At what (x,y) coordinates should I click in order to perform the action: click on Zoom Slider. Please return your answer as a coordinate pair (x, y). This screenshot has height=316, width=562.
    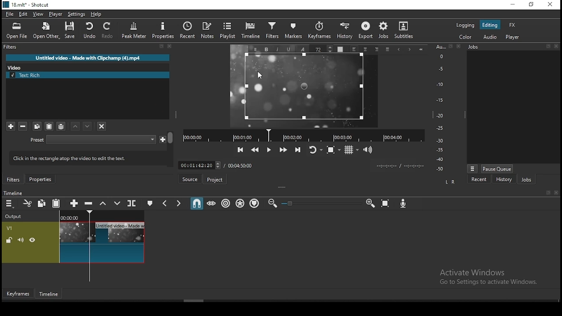
    Looking at the image, I should click on (321, 204).